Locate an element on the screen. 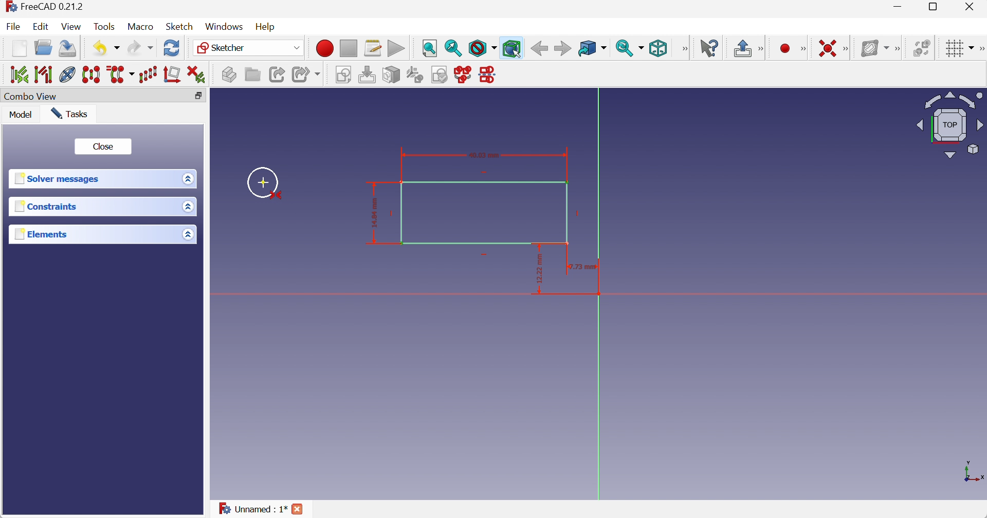 The height and width of the screenshot is (518, 987). x, y axis is located at coordinates (972, 470).